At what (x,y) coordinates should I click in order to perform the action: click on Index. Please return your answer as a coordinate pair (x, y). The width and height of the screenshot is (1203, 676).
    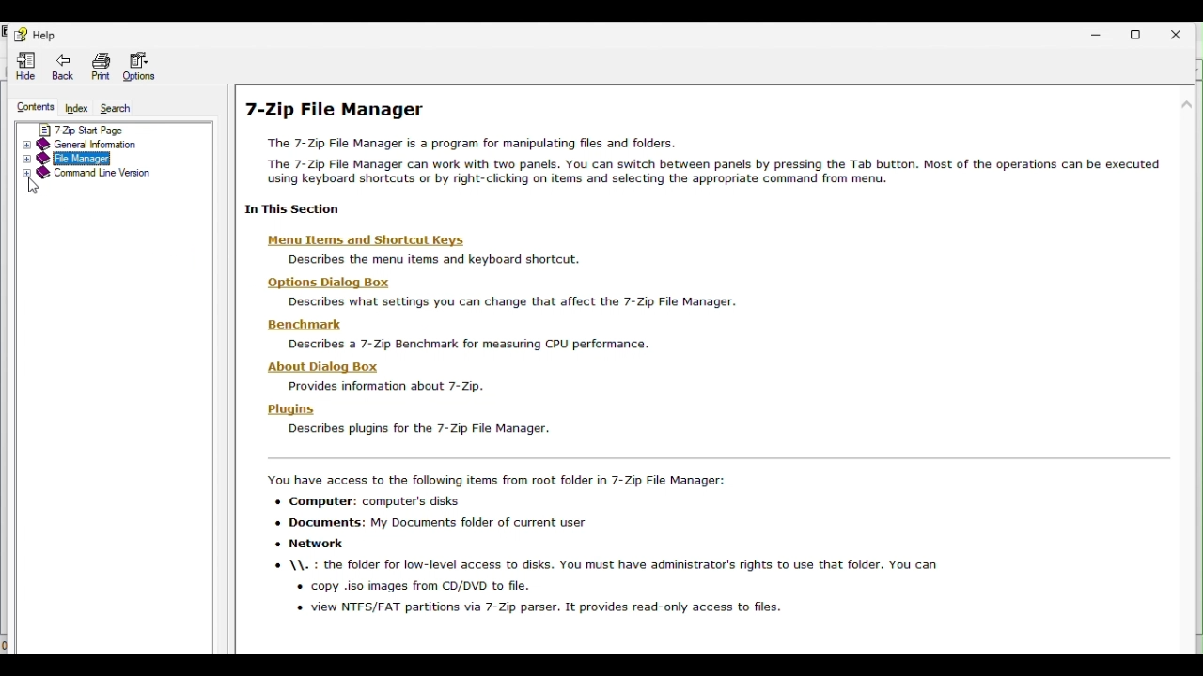
    Looking at the image, I should click on (78, 109).